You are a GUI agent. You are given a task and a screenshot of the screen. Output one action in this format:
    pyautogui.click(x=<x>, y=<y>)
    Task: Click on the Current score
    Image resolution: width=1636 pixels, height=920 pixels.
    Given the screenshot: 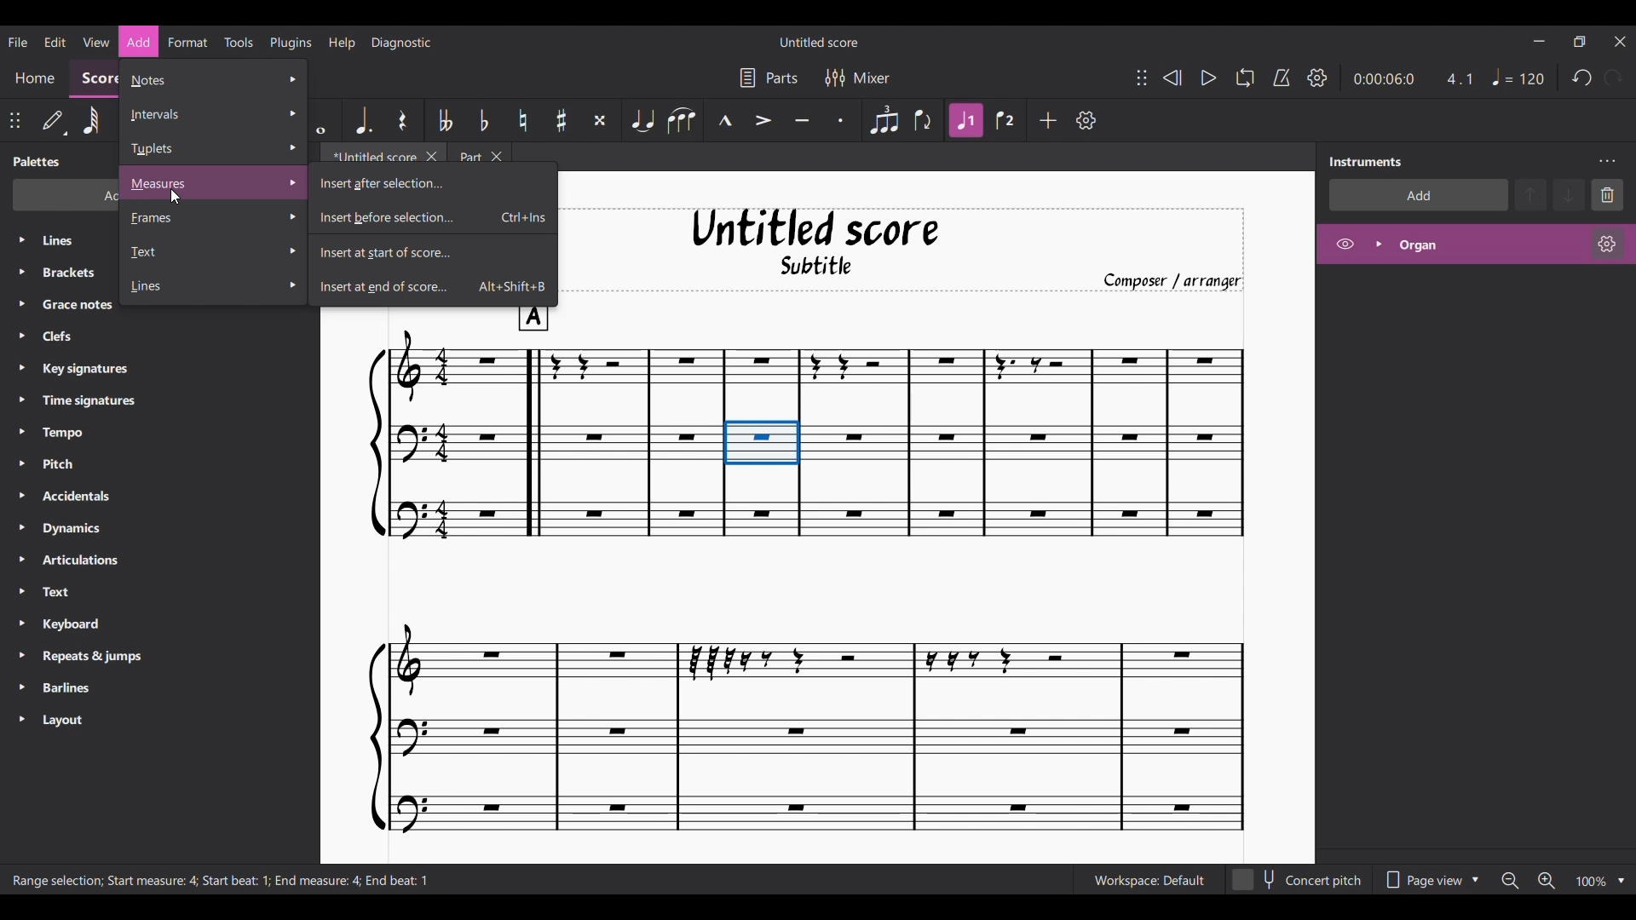 What is the action you would take?
    pyautogui.click(x=805, y=572)
    